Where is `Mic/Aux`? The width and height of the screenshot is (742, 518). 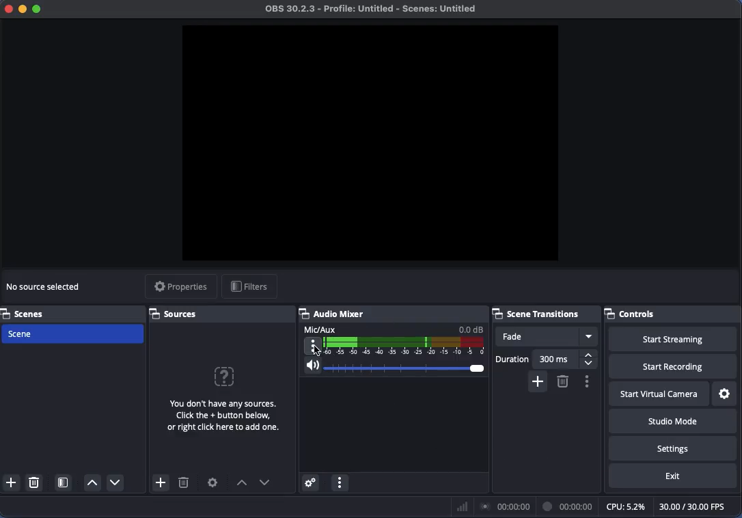 Mic/Aux is located at coordinates (407, 346).